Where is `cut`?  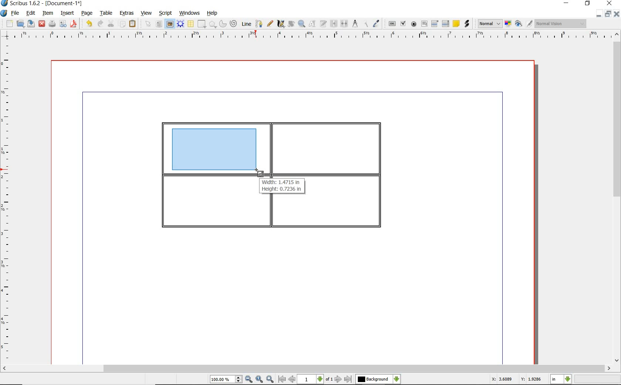
cut is located at coordinates (112, 23).